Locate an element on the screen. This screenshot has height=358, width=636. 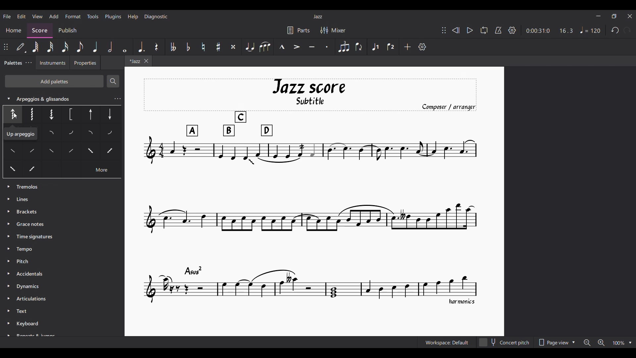
Toggle double sharp is located at coordinates (233, 47).